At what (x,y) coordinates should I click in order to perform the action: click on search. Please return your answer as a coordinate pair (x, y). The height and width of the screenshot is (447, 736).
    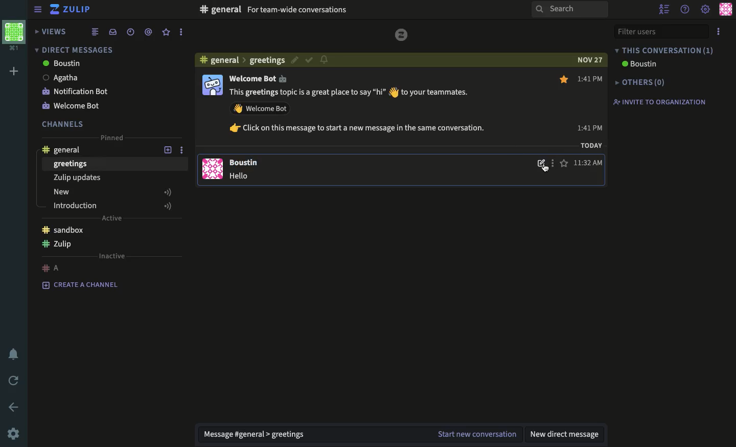
    Looking at the image, I should click on (569, 9).